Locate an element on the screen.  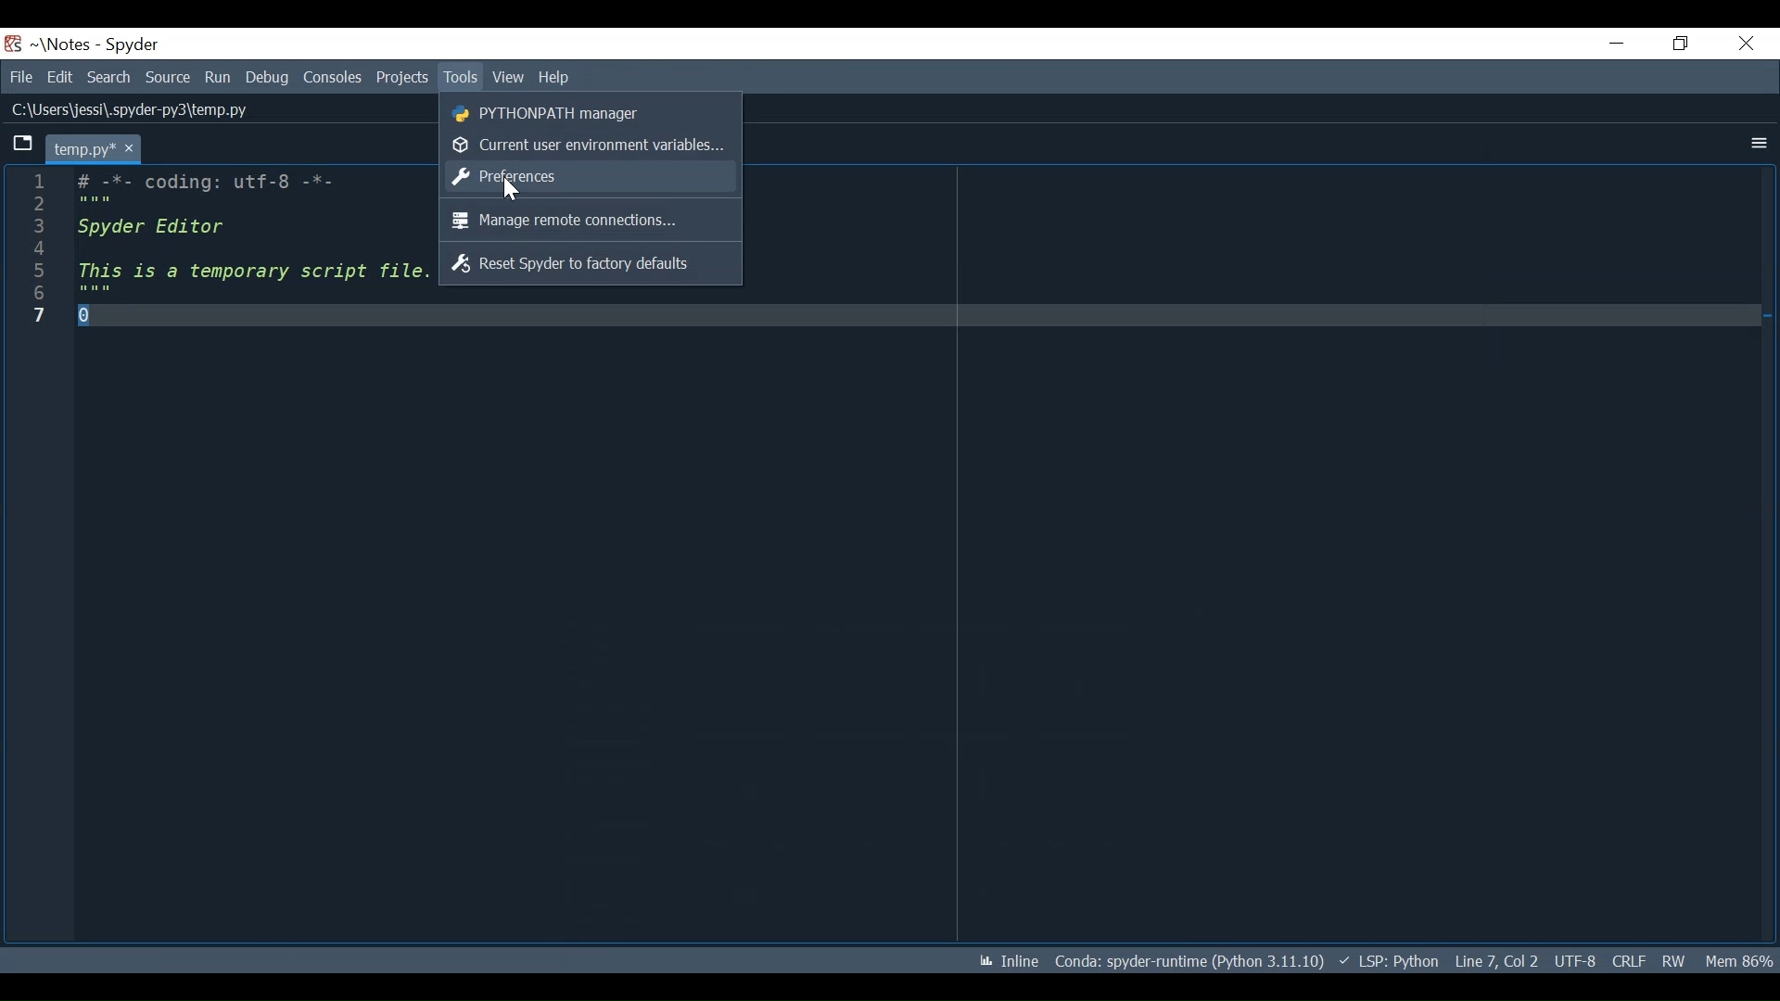
File EQL Status is located at coordinates (1632, 958).